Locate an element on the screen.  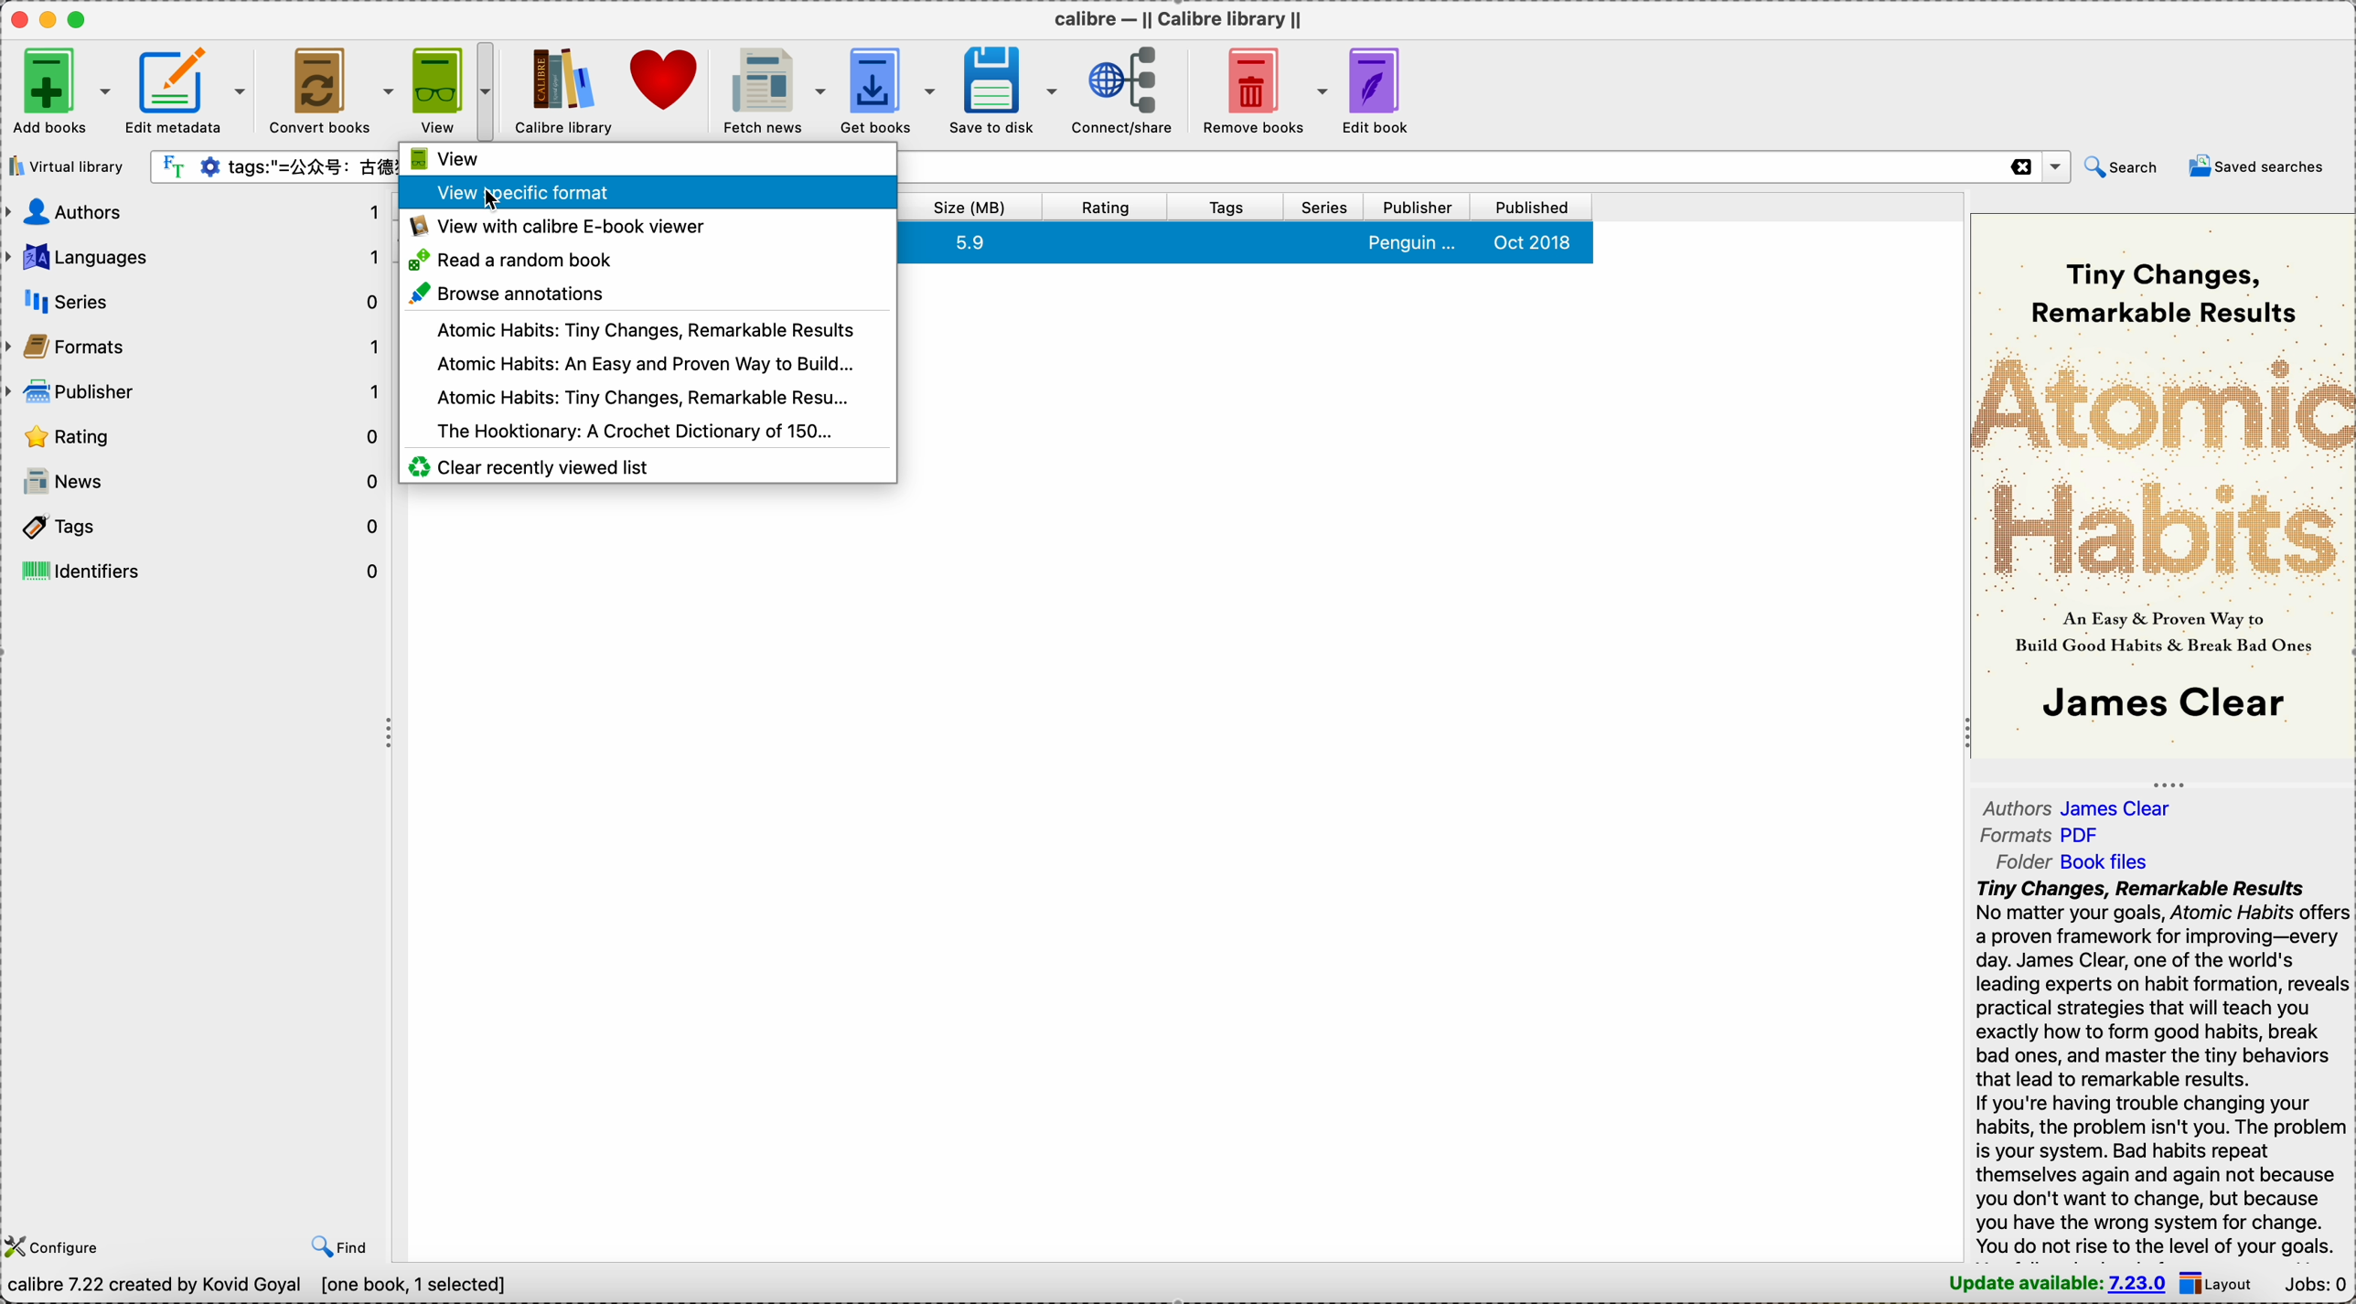
view is located at coordinates (441, 90).